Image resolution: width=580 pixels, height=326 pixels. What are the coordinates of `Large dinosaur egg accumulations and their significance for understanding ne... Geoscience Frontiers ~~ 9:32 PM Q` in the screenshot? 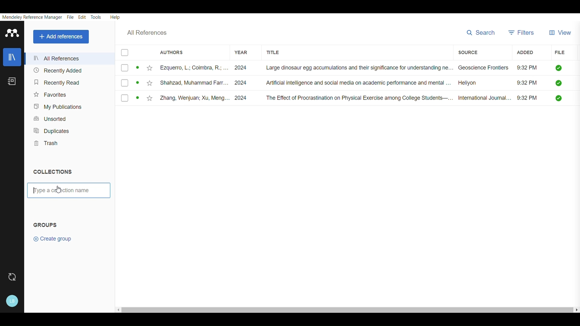 It's located at (415, 69).